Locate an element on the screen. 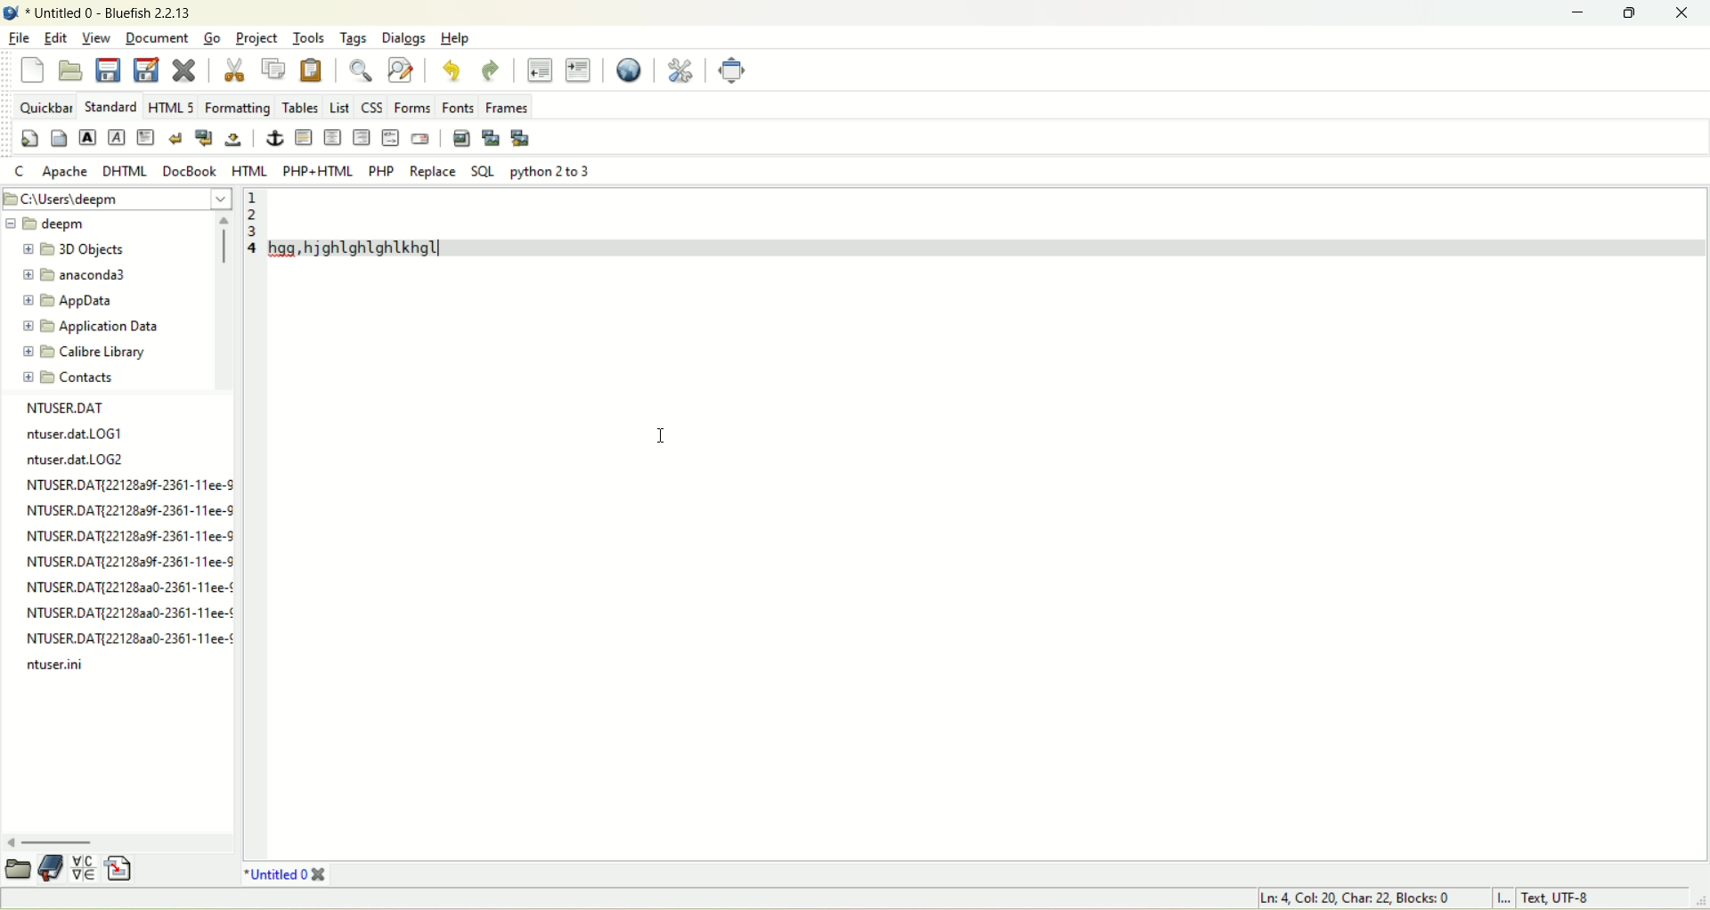 Image resolution: width=1710 pixels, height=910 pixels. fonts is located at coordinates (459, 108).